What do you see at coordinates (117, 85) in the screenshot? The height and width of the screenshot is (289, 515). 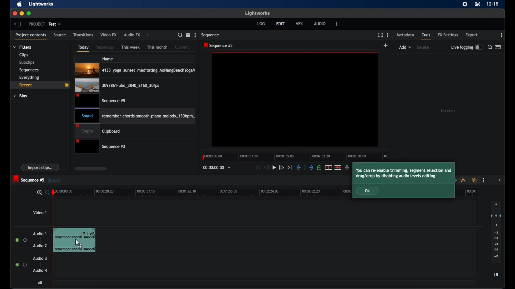 I see ` 3093861-uhd_3840_2160_30fps` at bounding box center [117, 85].